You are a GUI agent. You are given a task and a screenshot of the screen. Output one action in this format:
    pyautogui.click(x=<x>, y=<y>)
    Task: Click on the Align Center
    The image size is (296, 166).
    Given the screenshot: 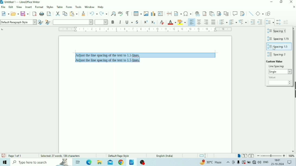 What is the action you would take?
    pyautogui.click(x=199, y=22)
    